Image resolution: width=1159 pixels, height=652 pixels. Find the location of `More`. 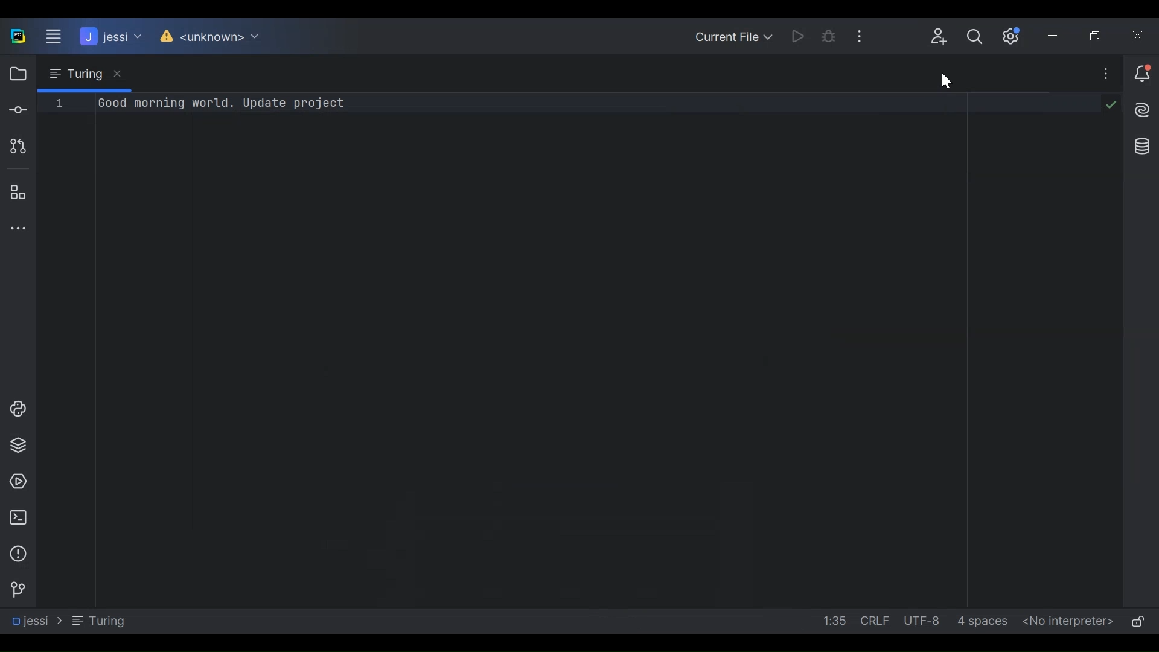

More is located at coordinates (867, 36).